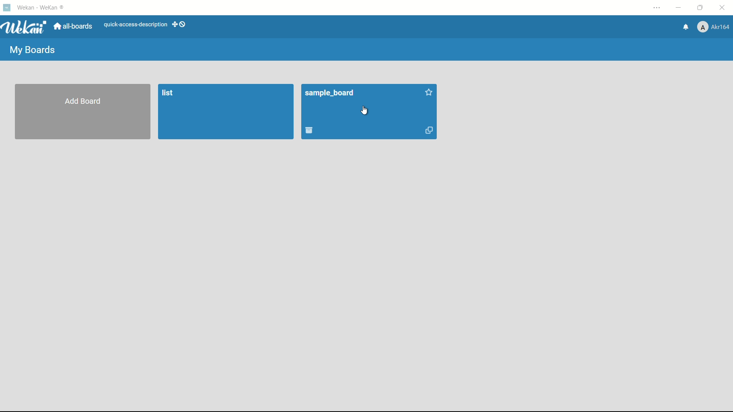 The image size is (733, 412). What do you see at coordinates (168, 93) in the screenshot?
I see `list` at bounding box center [168, 93].